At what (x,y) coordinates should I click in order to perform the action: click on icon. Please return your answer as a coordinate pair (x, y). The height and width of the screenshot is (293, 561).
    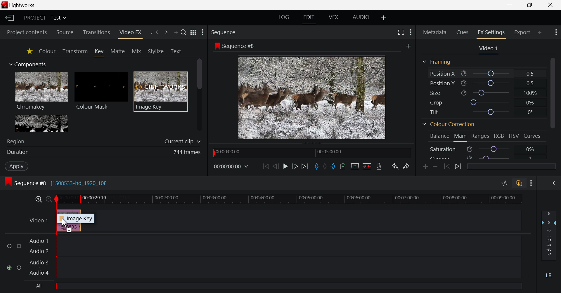
    Looking at the image, I should click on (217, 46).